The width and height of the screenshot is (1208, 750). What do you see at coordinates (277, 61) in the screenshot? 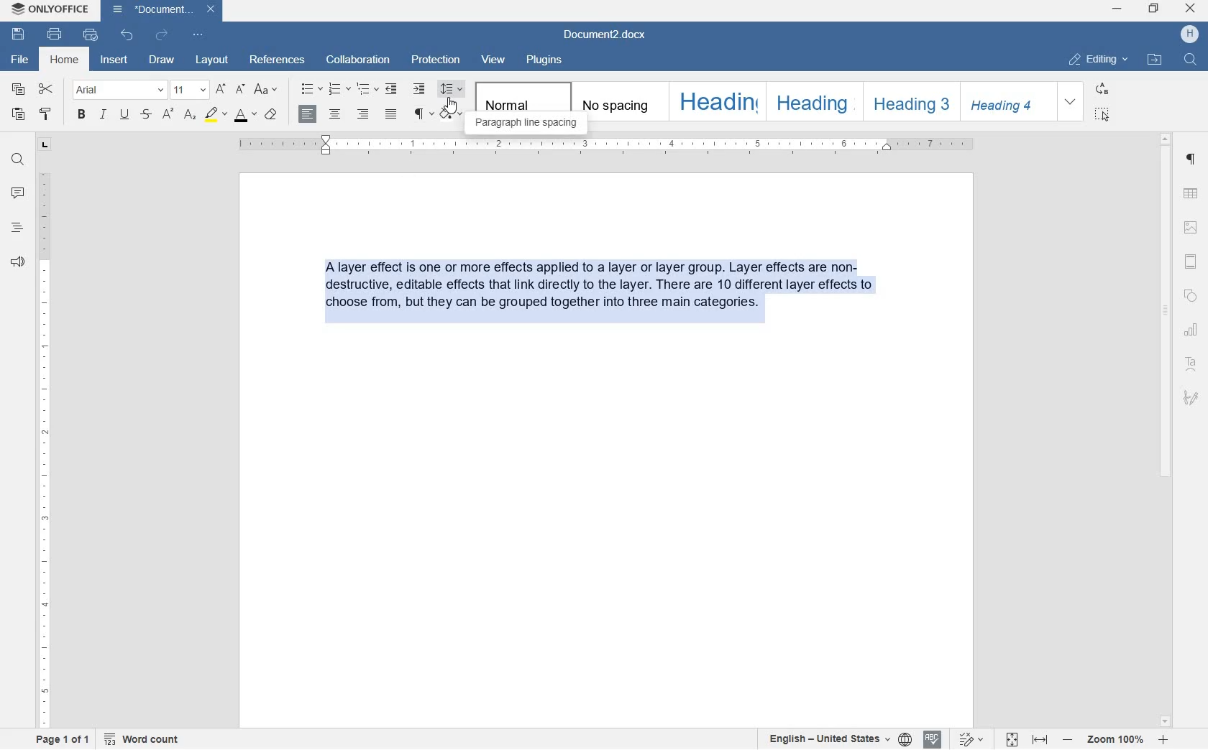
I see `references` at bounding box center [277, 61].